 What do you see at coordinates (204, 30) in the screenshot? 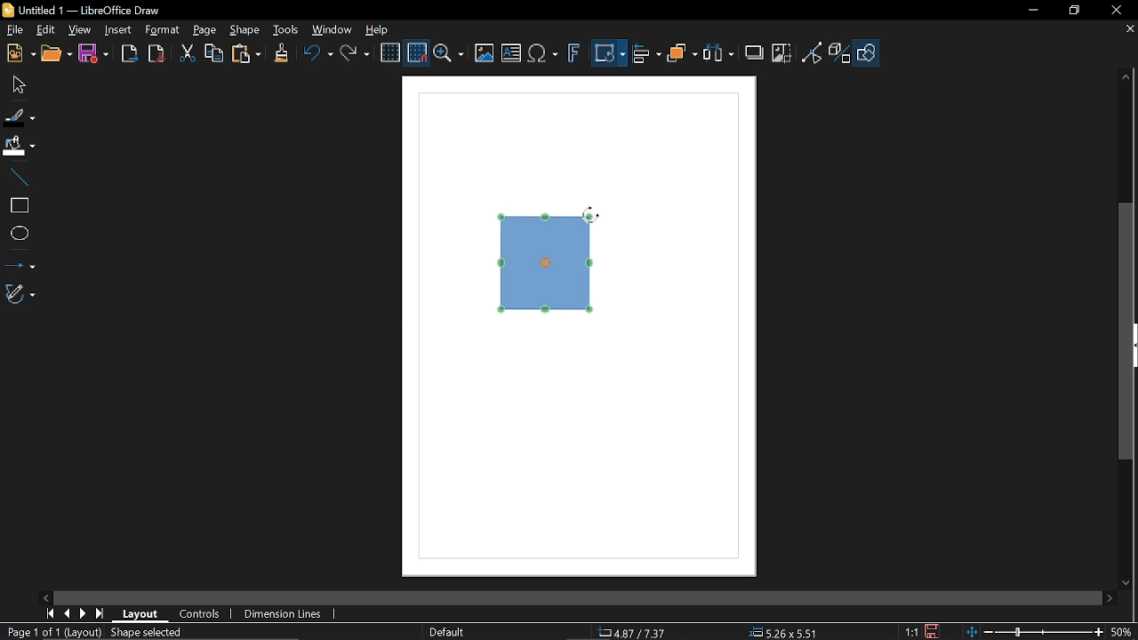
I see `Page` at bounding box center [204, 30].